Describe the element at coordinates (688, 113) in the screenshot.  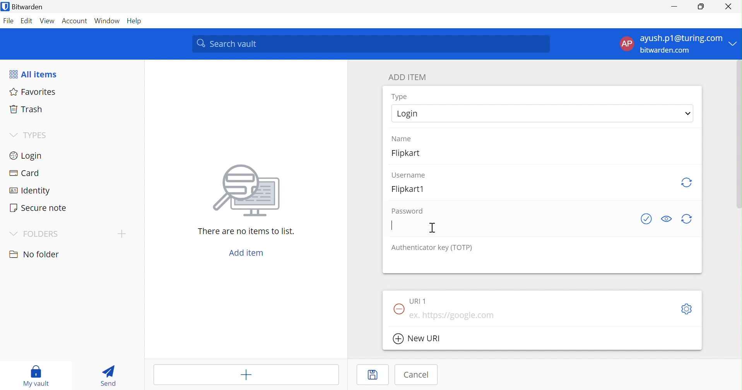
I see `Drop Down` at that location.